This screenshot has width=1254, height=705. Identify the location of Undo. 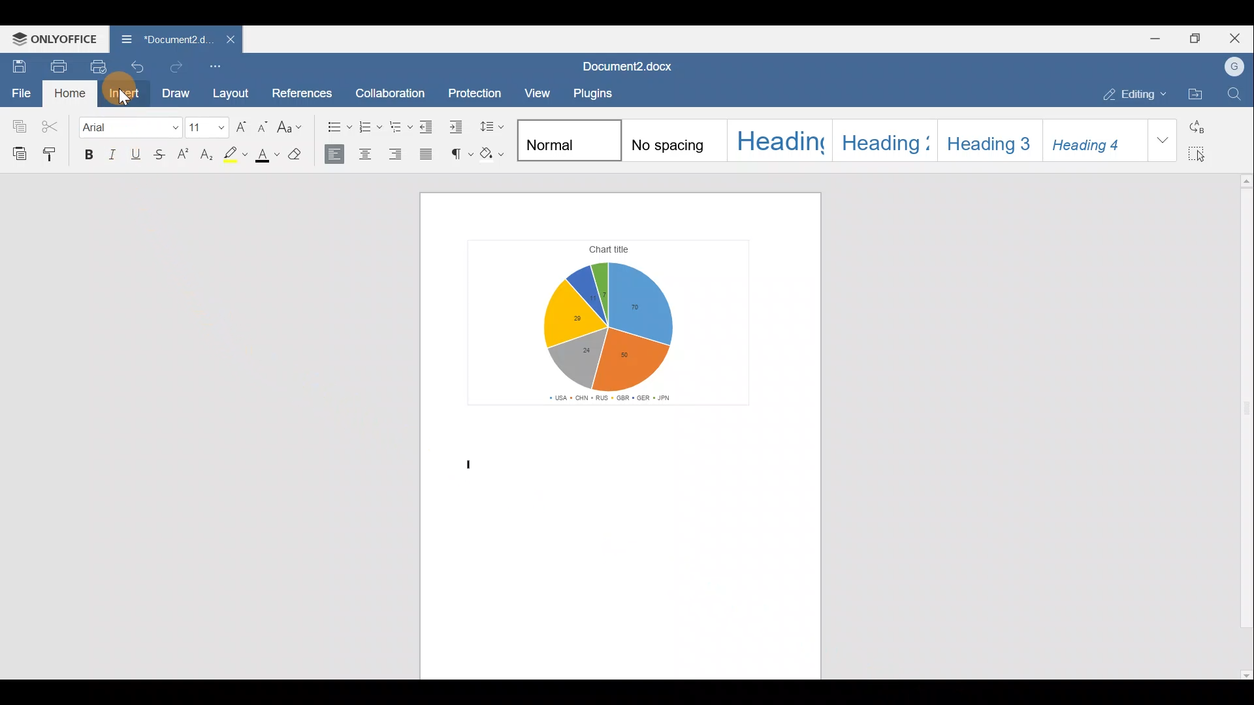
(140, 65).